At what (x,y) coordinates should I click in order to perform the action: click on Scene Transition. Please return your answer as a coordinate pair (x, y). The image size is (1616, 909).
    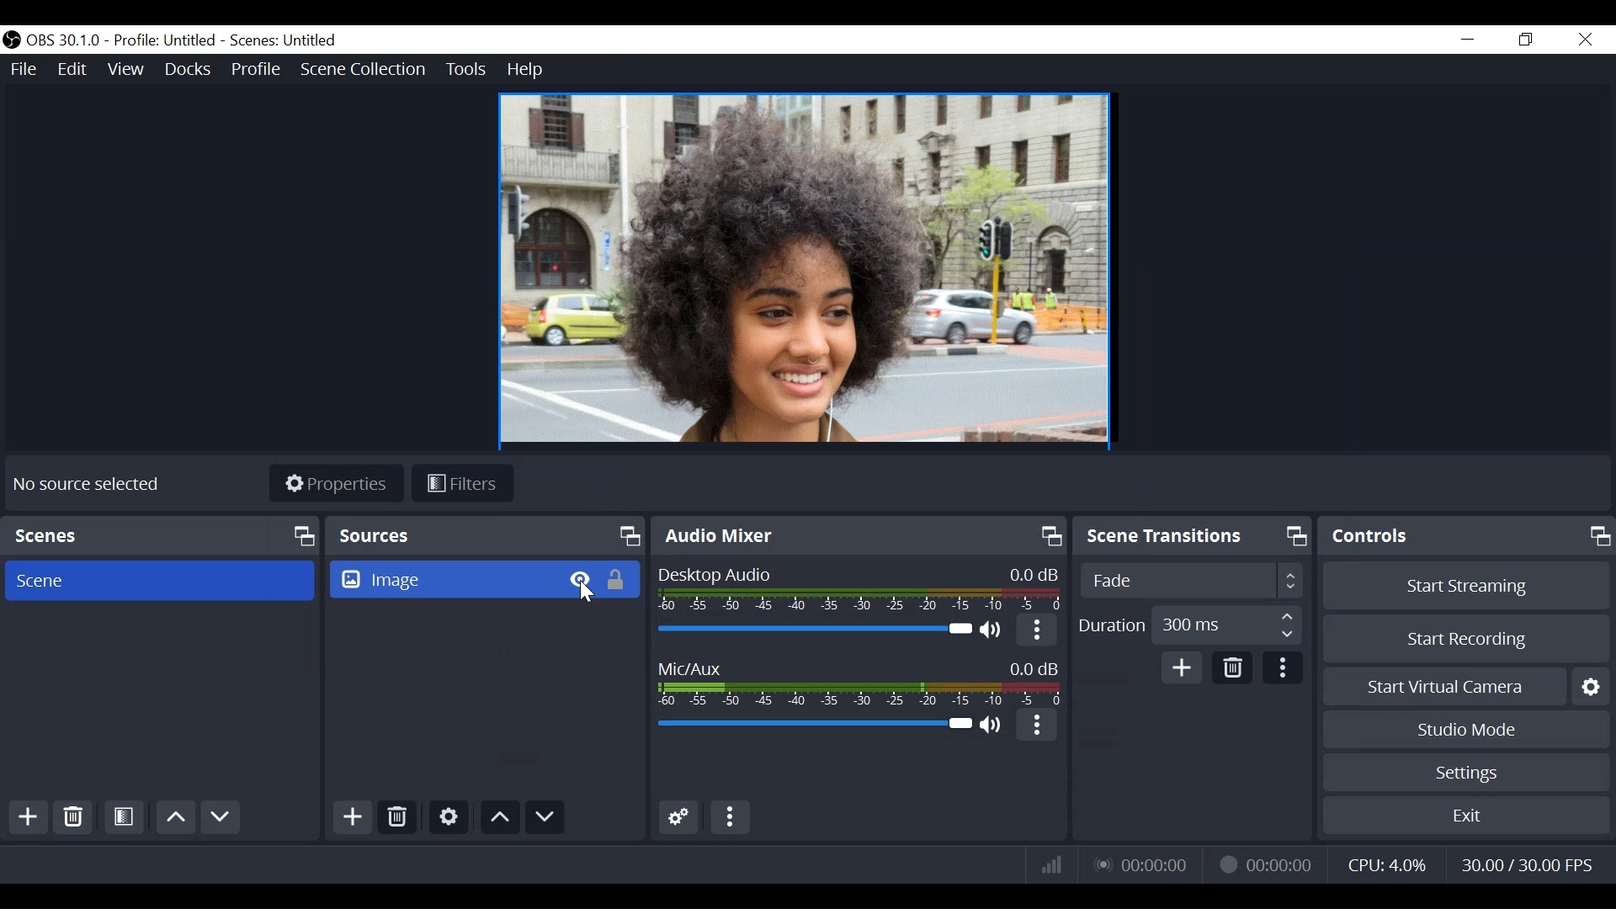
    Looking at the image, I should click on (1193, 536).